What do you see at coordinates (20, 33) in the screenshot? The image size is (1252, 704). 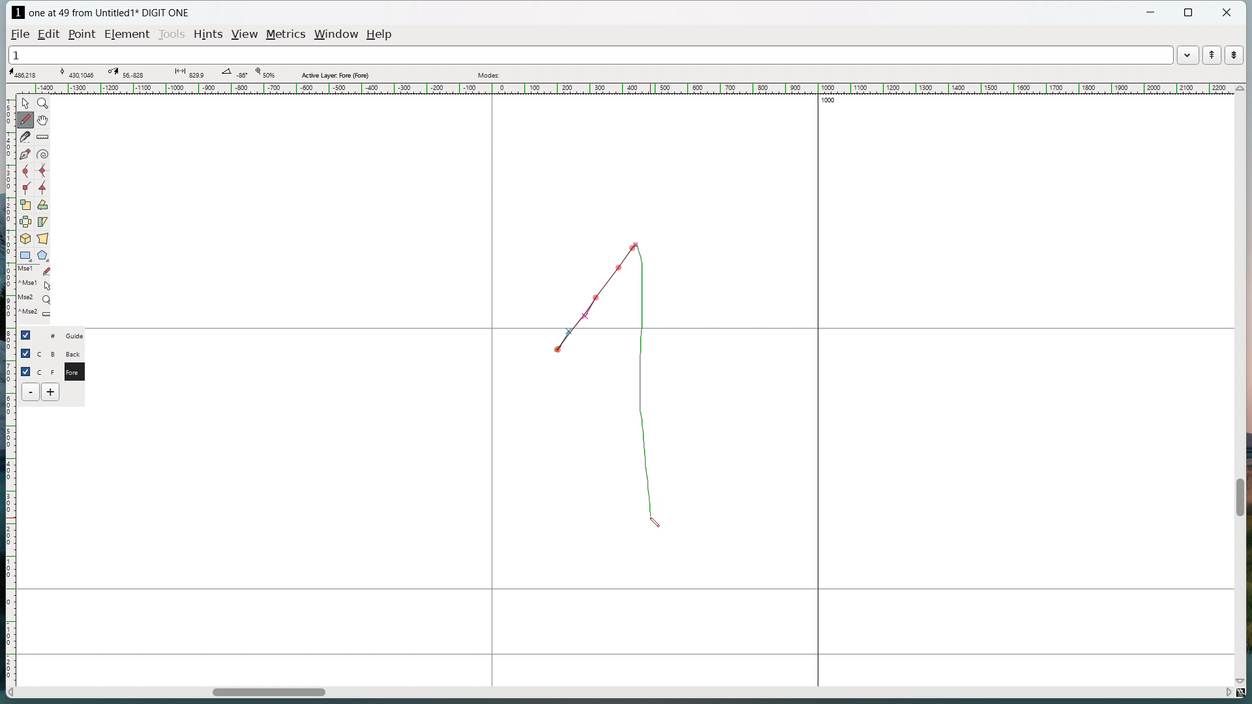 I see `file` at bounding box center [20, 33].